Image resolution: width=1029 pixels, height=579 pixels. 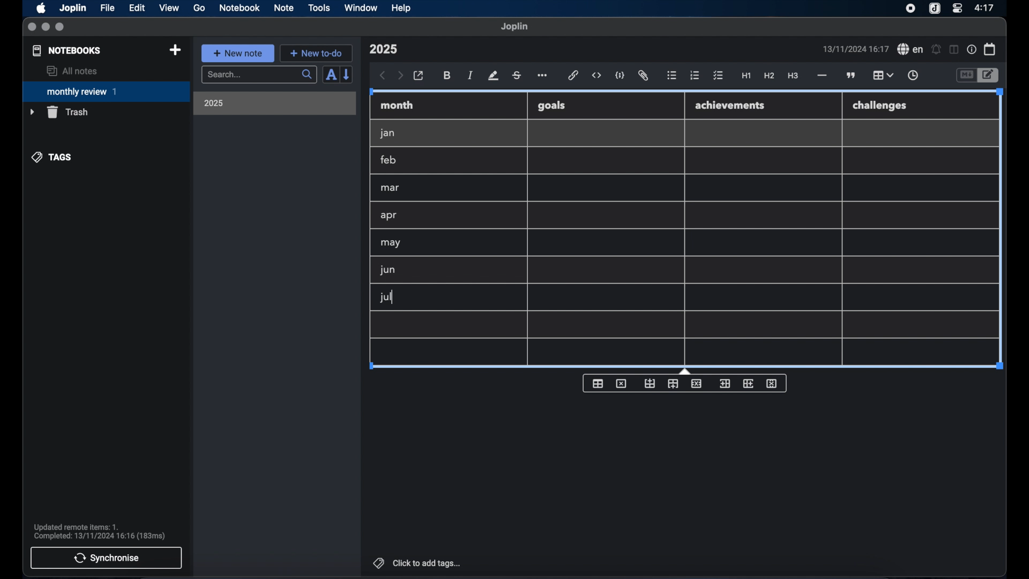 I want to click on delete table, so click(x=621, y=384).